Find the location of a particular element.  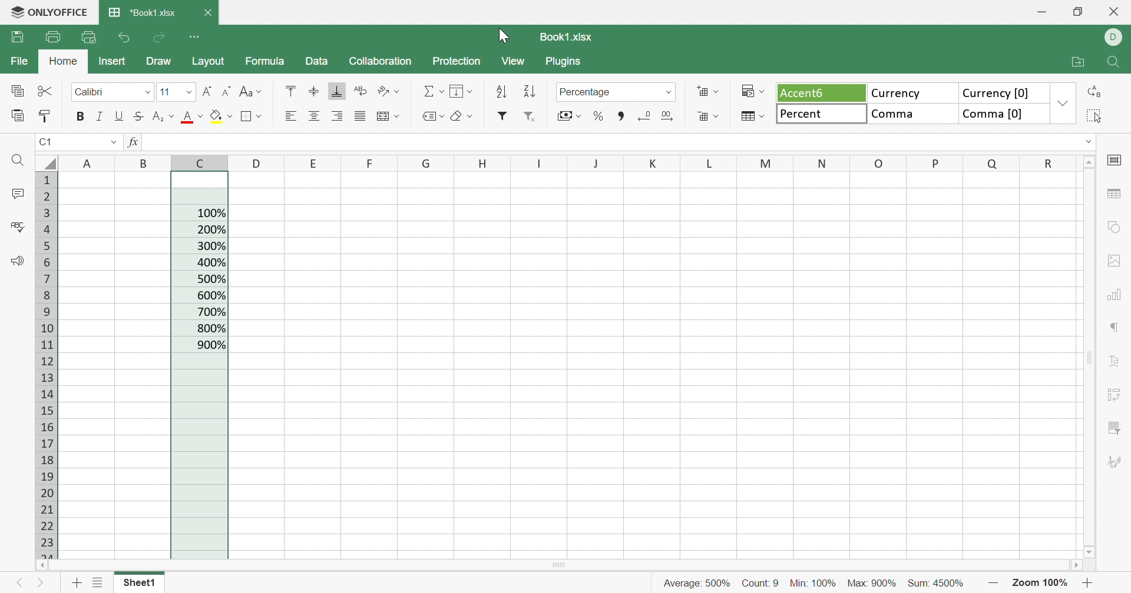

400% is located at coordinates (211, 262).